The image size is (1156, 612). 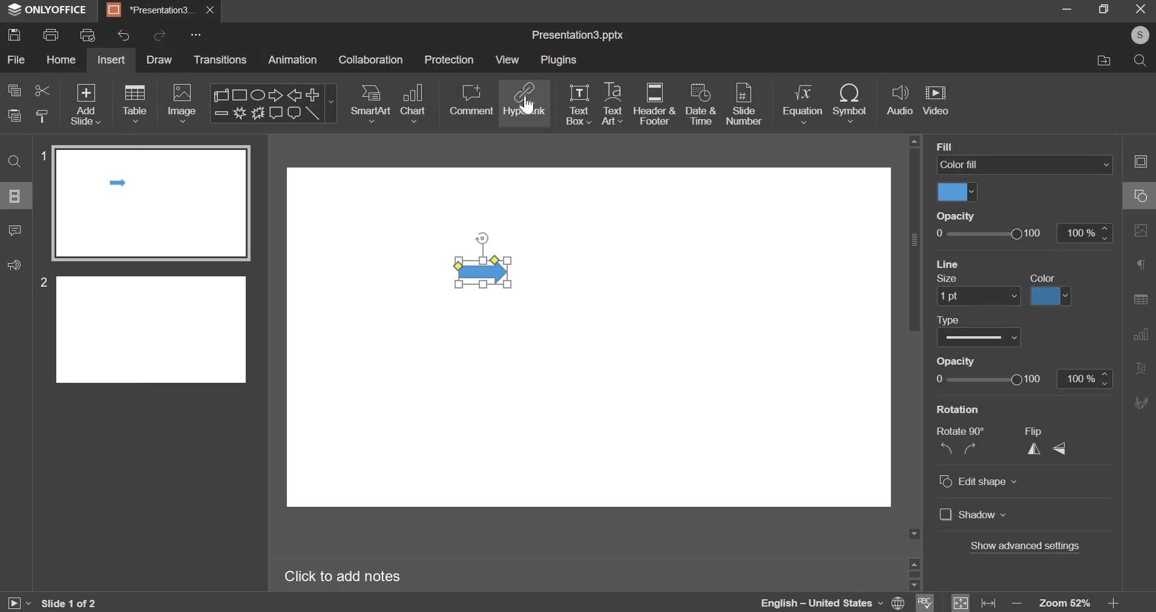 I want to click on copy, so click(x=15, y=90).